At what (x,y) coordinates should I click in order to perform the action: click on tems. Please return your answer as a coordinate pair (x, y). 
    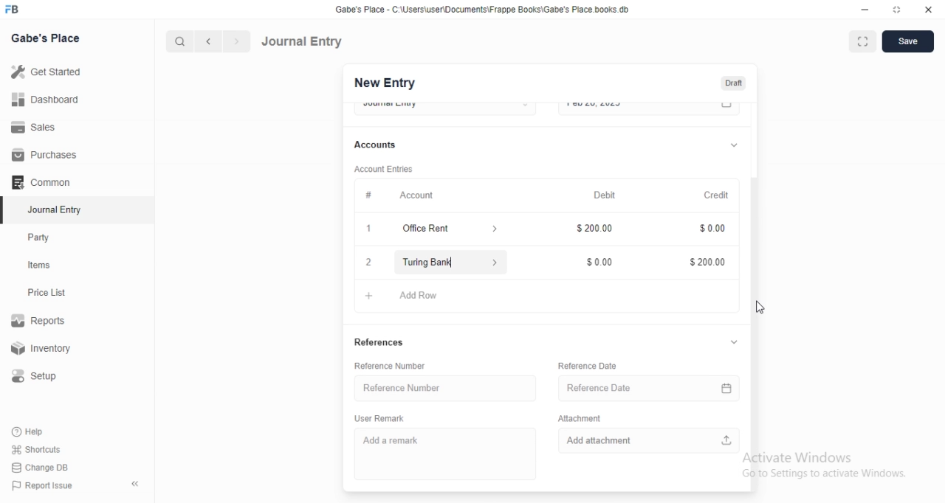
    Looking at the image, I should click on (45, 266).